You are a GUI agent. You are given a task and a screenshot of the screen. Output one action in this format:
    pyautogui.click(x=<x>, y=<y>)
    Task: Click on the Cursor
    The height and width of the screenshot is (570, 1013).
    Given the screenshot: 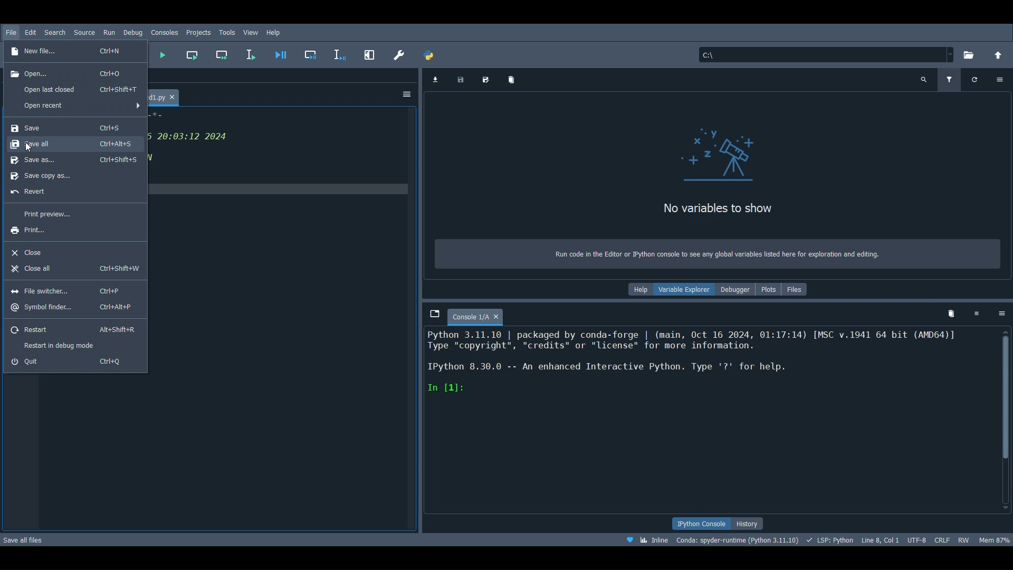 What is the action you would take?
    pyautogui.click(x=32, y=148)
    